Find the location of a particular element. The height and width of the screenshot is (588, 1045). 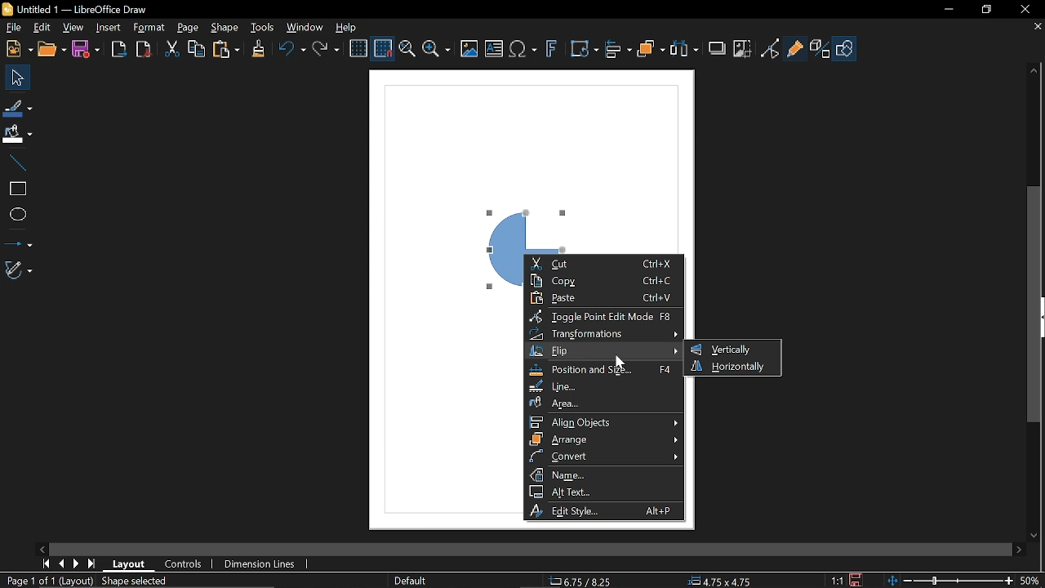

Toggle is located at coordinates (770, 48).